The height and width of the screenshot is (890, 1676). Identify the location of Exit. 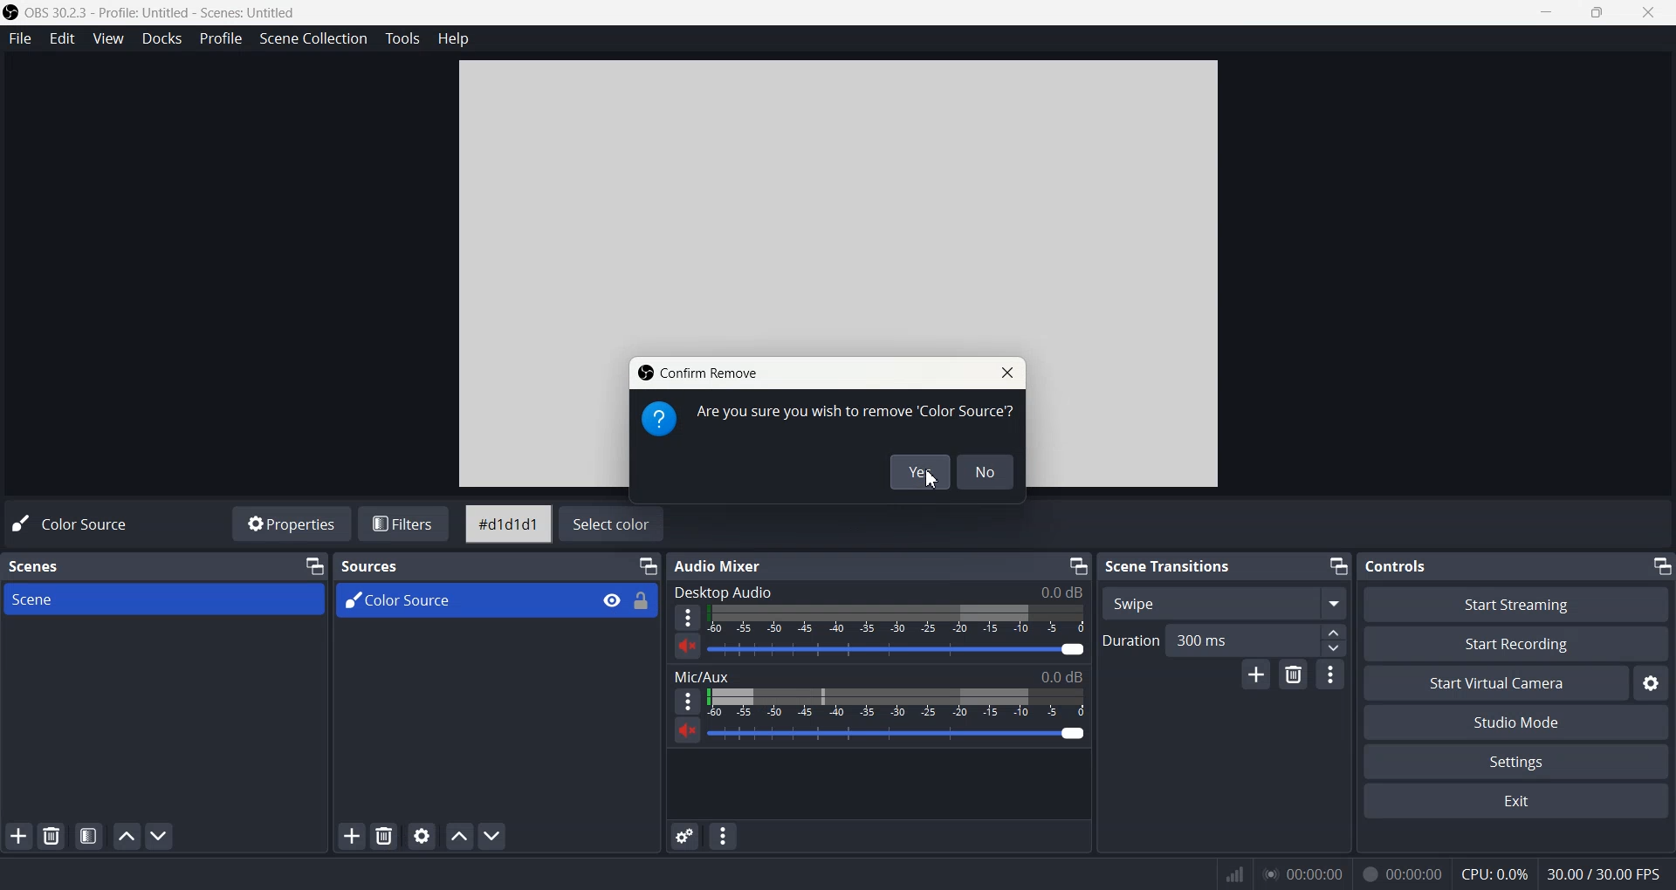
(1515, 801).